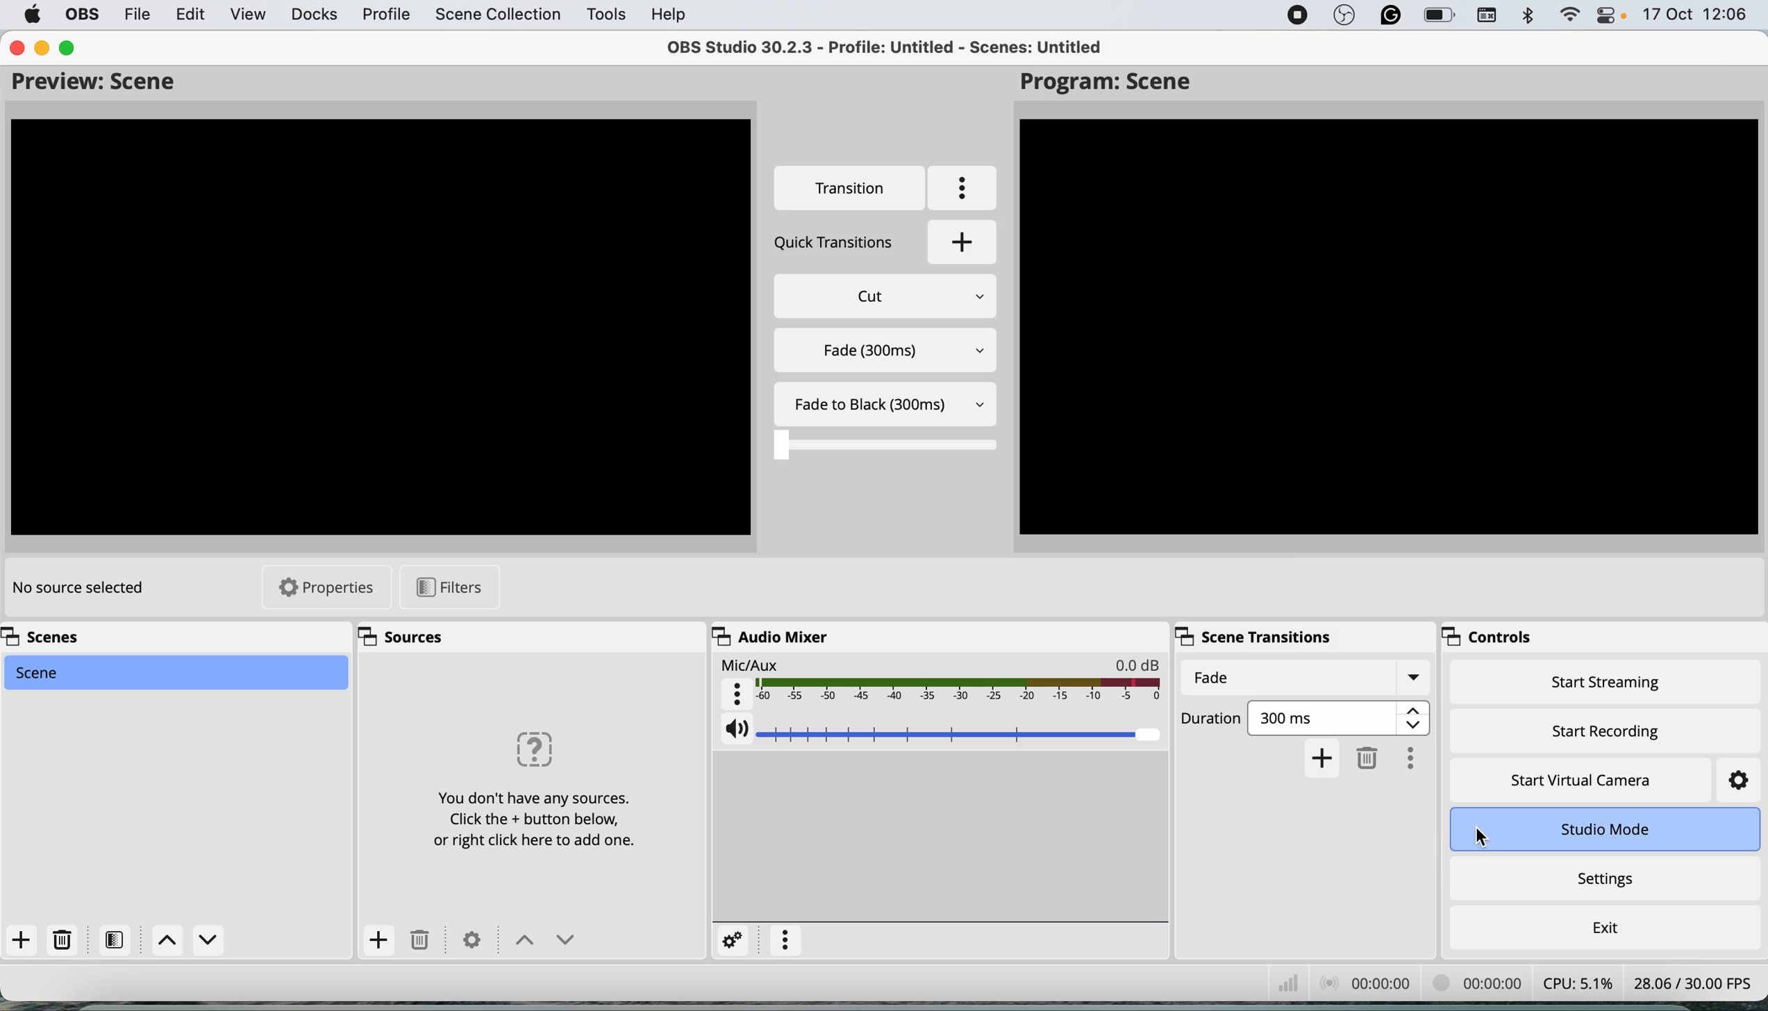  Describe the element at coordinates (1496, 635) in the screenshot. I see `controls` at that location.